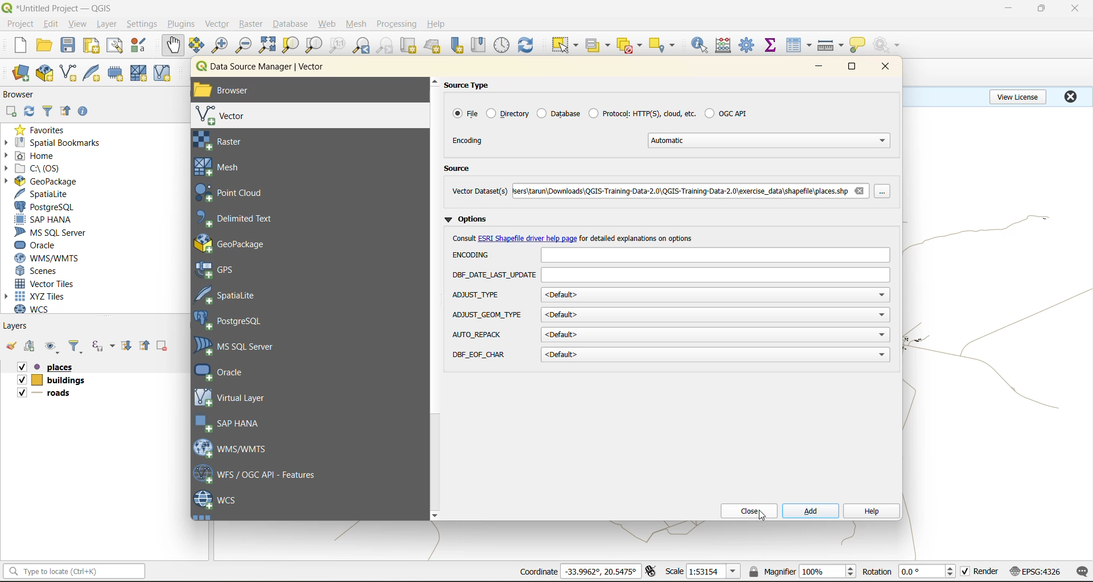 The image size is (1093, 582). Describe the element at coordinates (704, 45) in the screenshot. I see `identify features` at that location.